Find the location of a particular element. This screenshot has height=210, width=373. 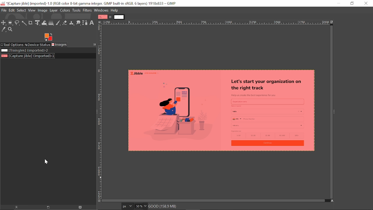

Restore down is located at coordinates (352, 4).